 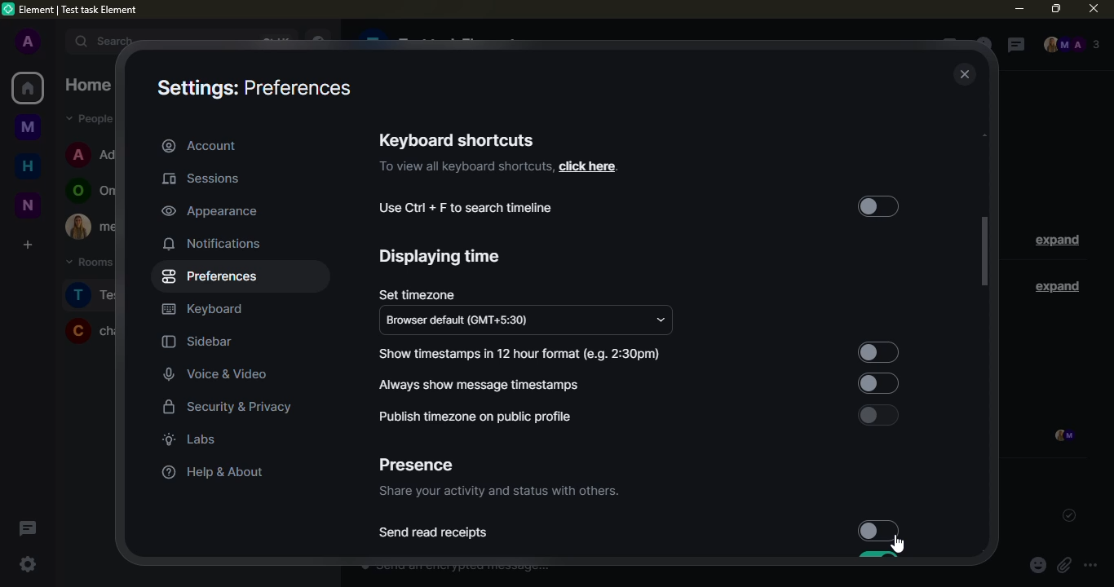 I want to click on cursor, so click(x=900, y=545).